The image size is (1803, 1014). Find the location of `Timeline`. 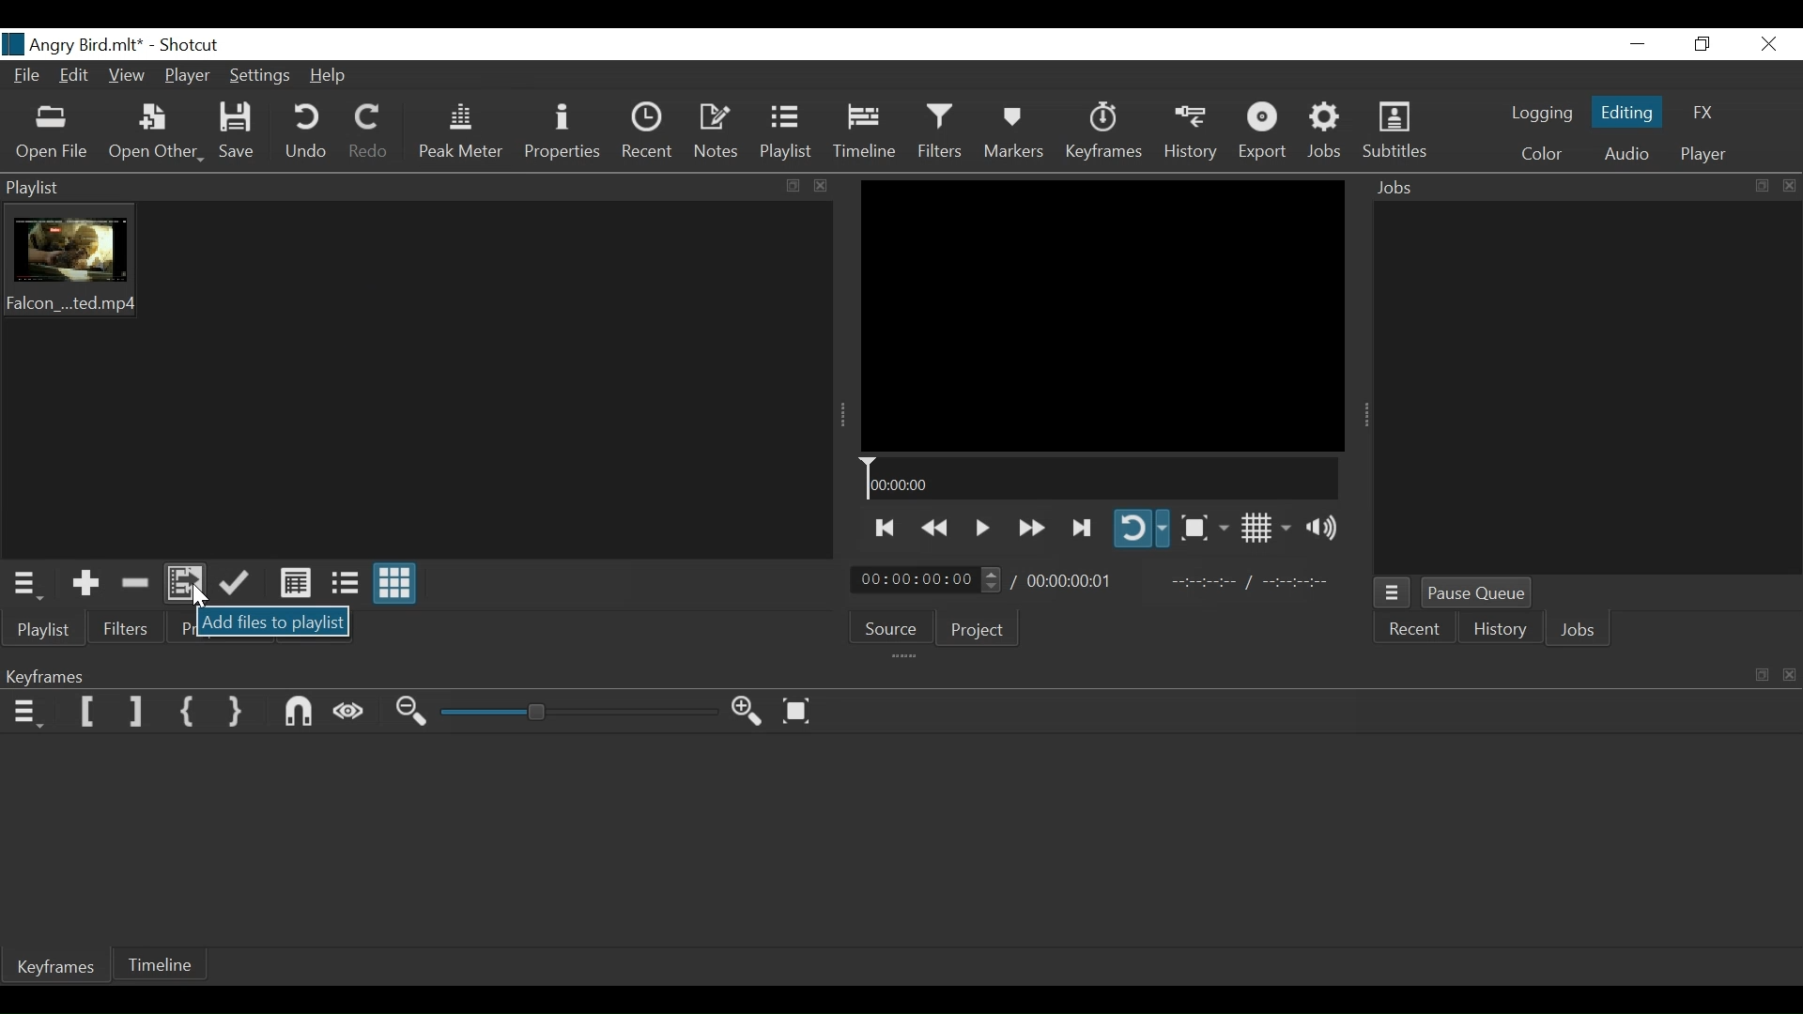

Timeline is located at coordinates (1101, 478).